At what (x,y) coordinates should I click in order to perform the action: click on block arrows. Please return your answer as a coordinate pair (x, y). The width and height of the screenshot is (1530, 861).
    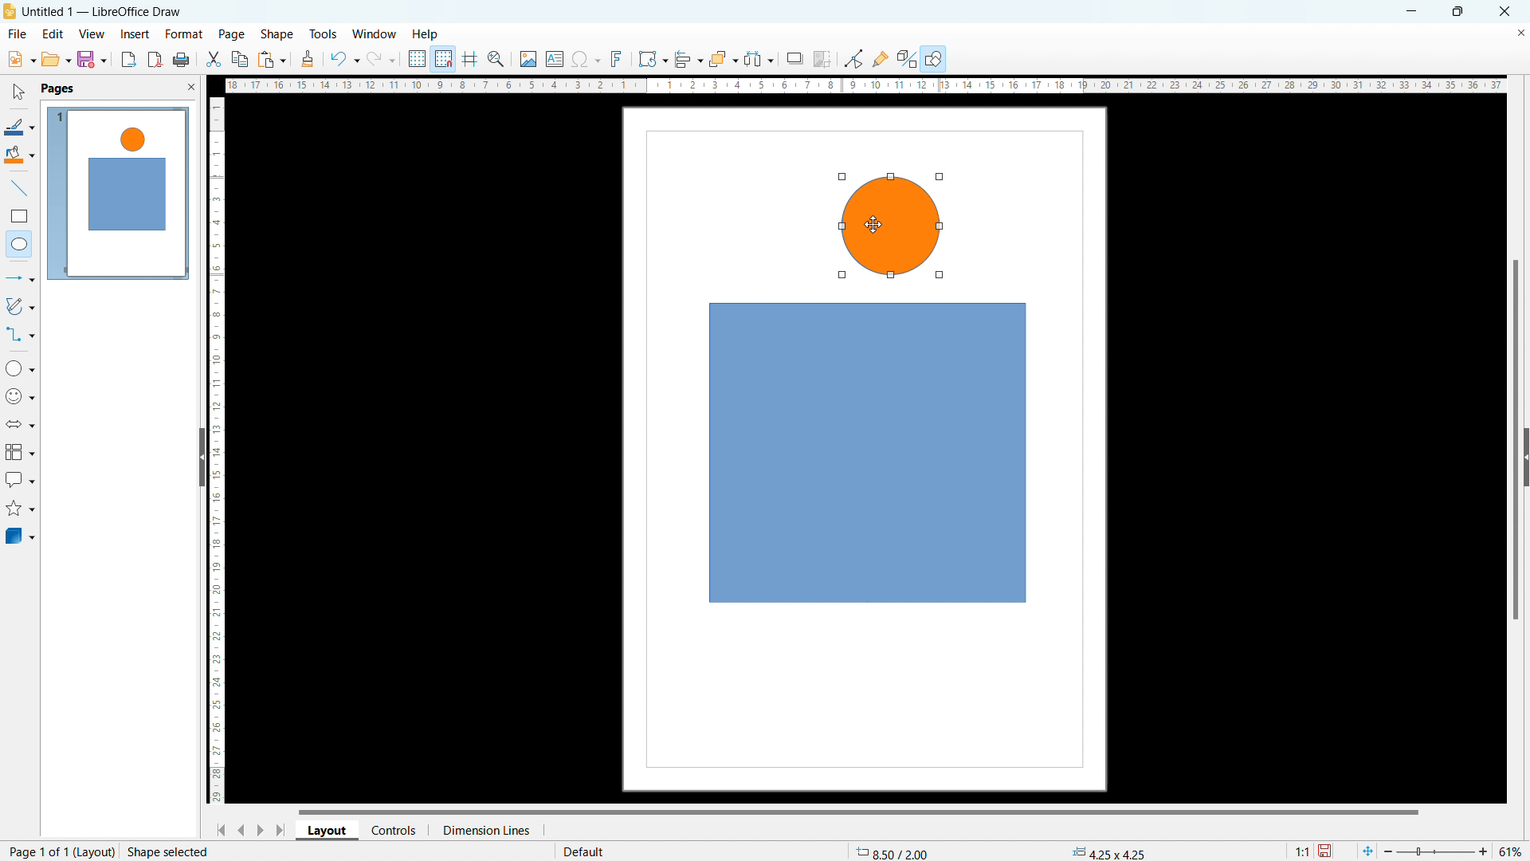
    Looking at the image, I should click on (22, 424).